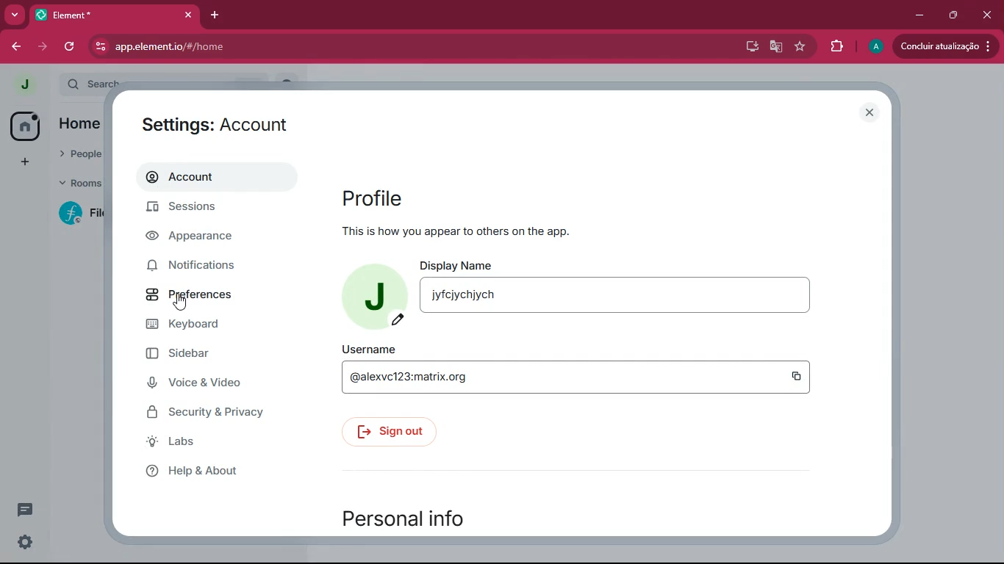  Describe the element at coordinates (214, 413) in the screenshot. I see `security & privacy` at that location.